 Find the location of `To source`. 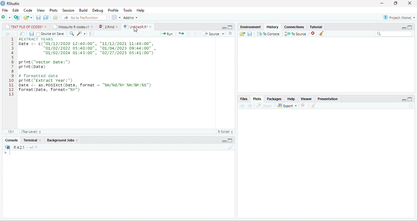

To source is located at coordinates (295, 33).